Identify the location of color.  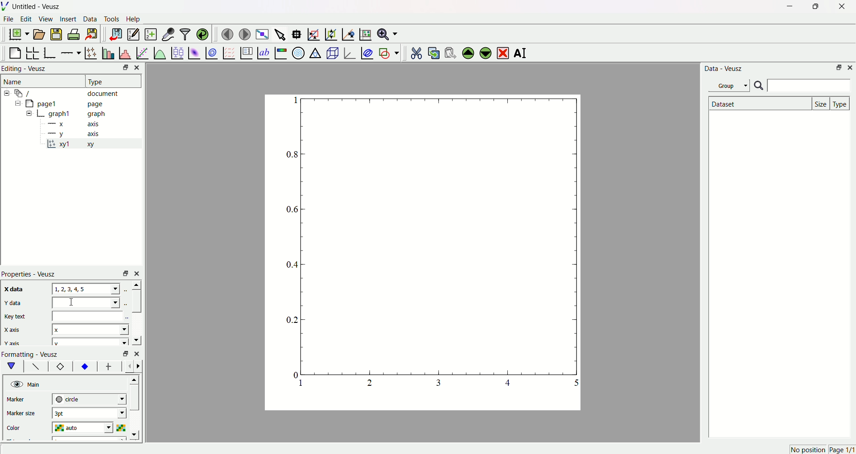
(23, 426).